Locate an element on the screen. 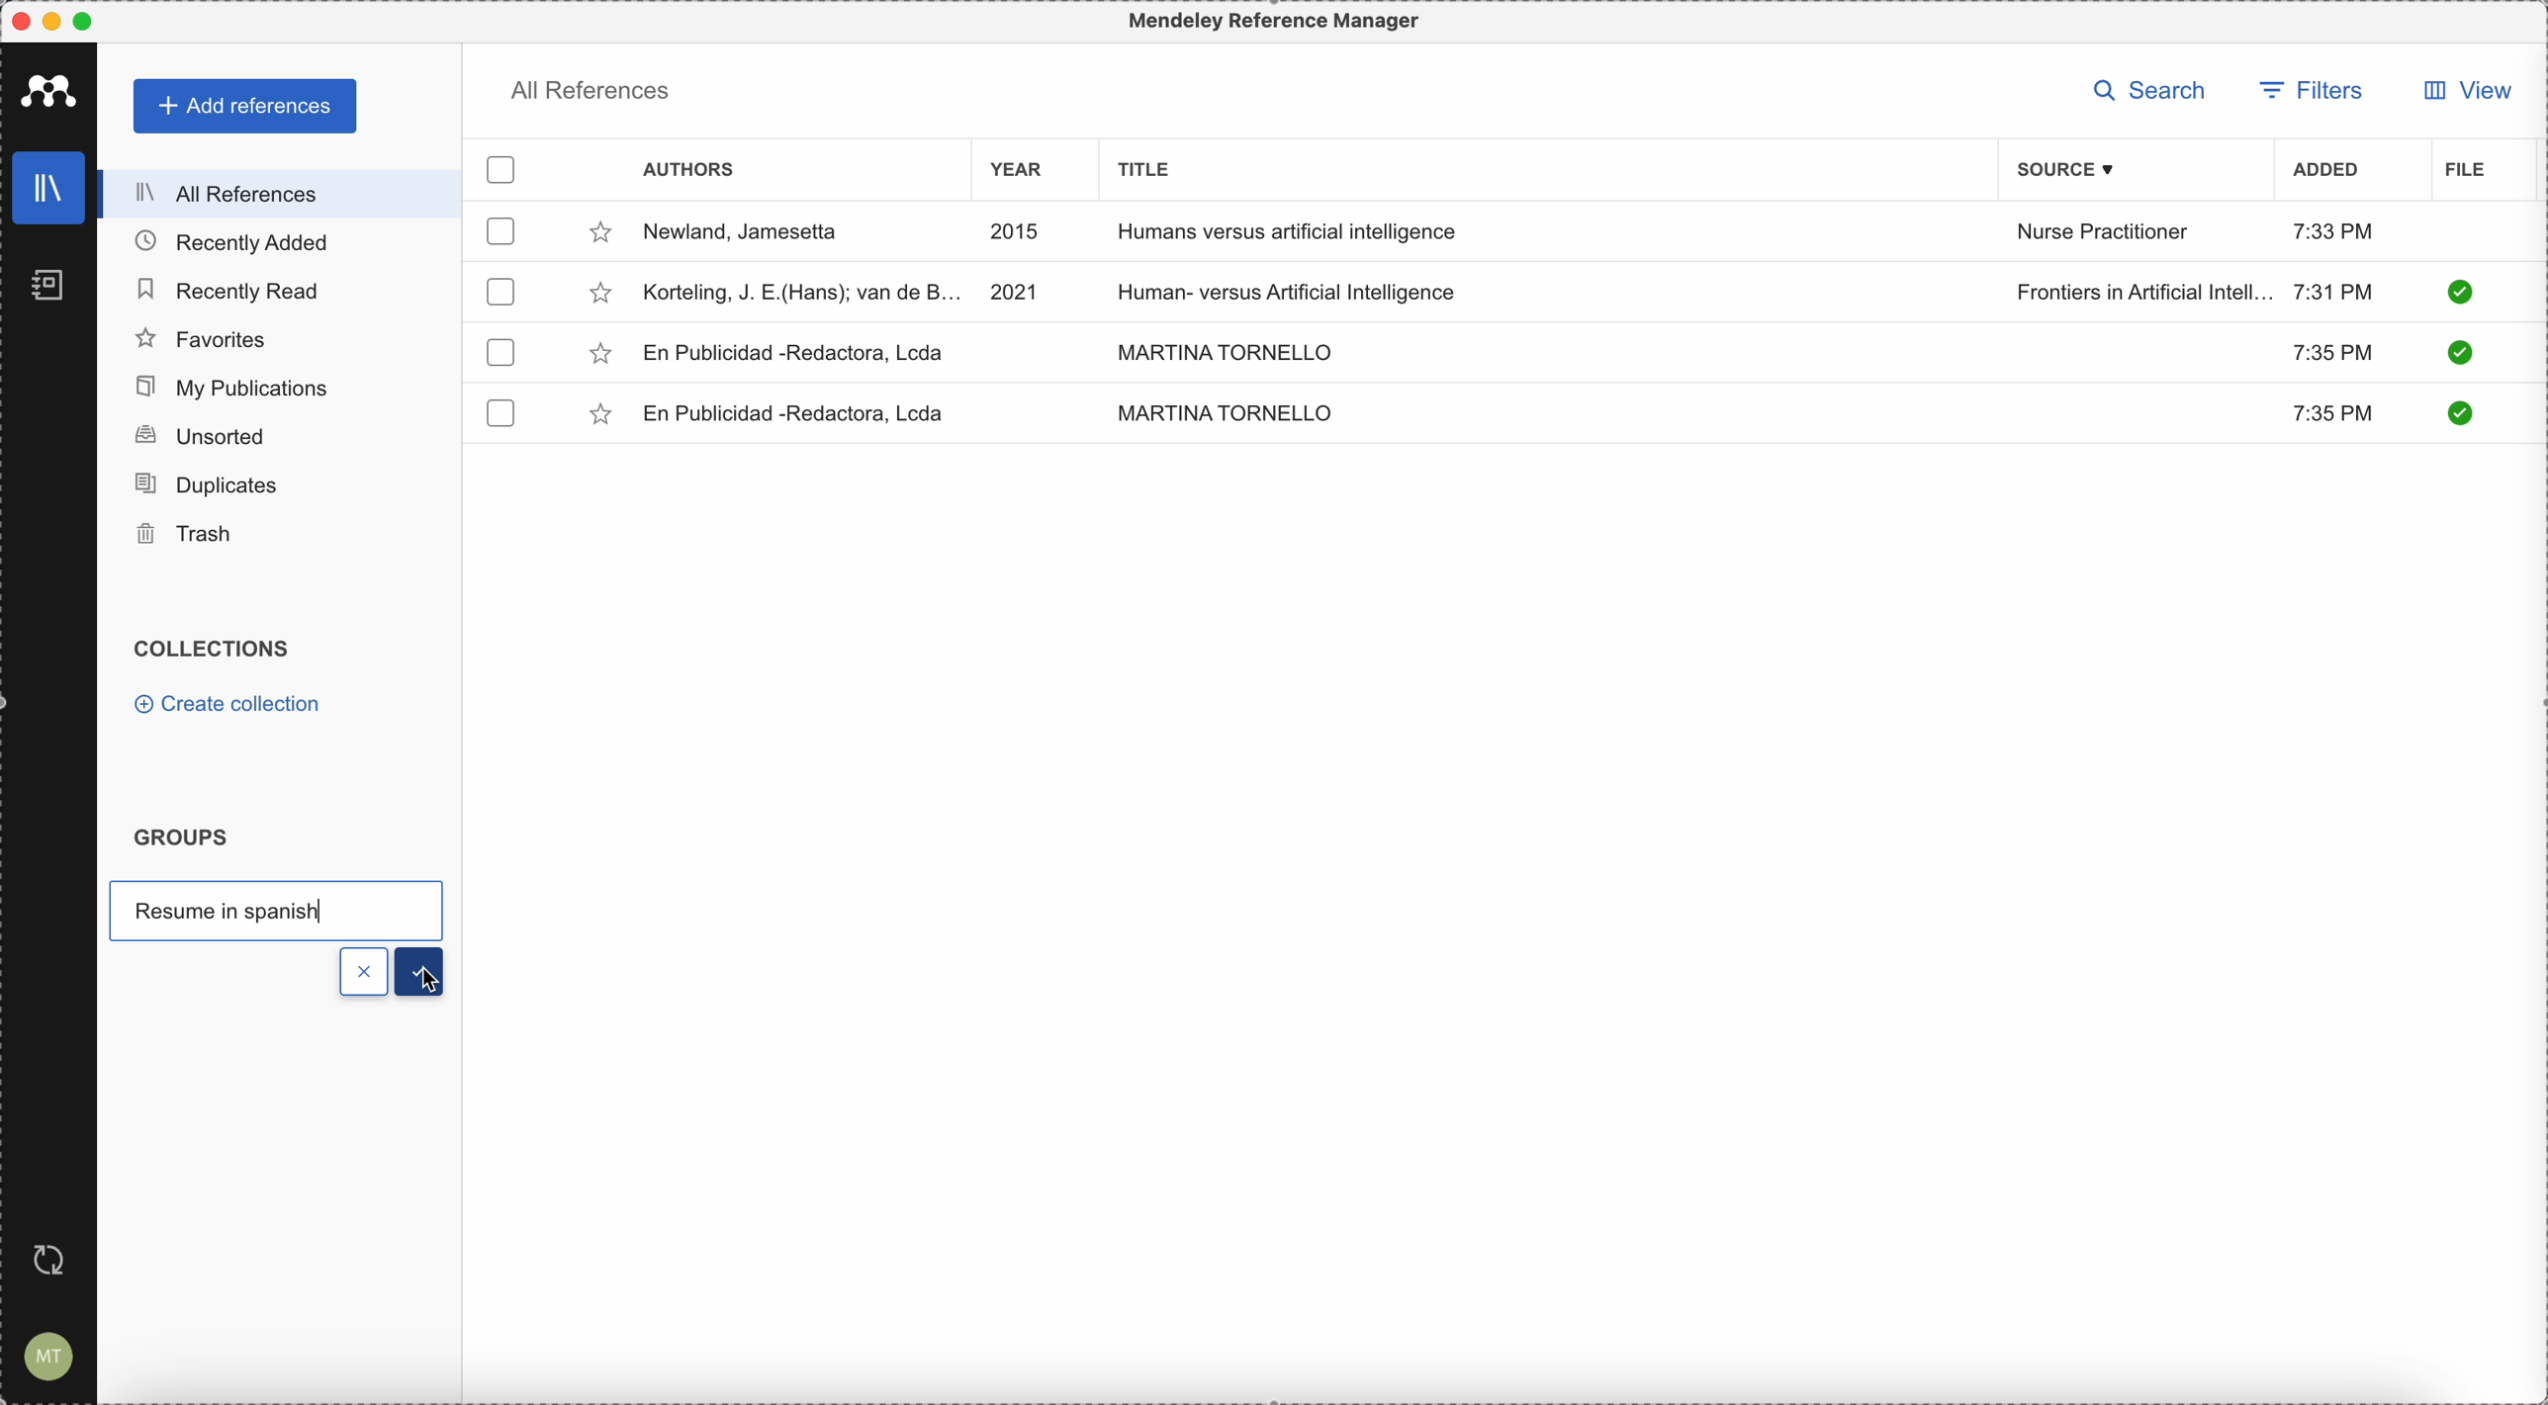 This screenshot has height=1405, width=2548. checkbox is located at coordinates (503, 230).